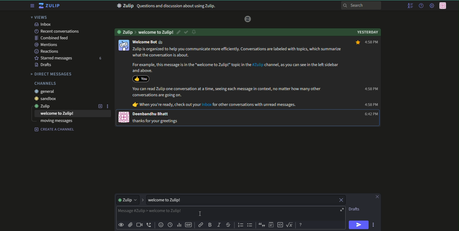 This screenshot has height=231, width=459. I want to click on poll, so click(180, 225).